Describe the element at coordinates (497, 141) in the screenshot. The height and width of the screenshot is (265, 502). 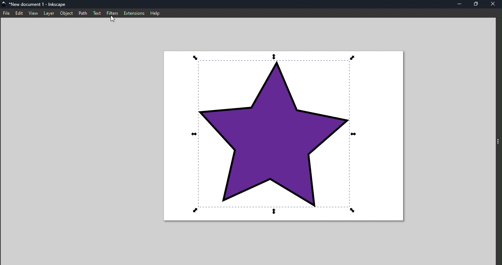
I see `Toggle command panel` at that location.